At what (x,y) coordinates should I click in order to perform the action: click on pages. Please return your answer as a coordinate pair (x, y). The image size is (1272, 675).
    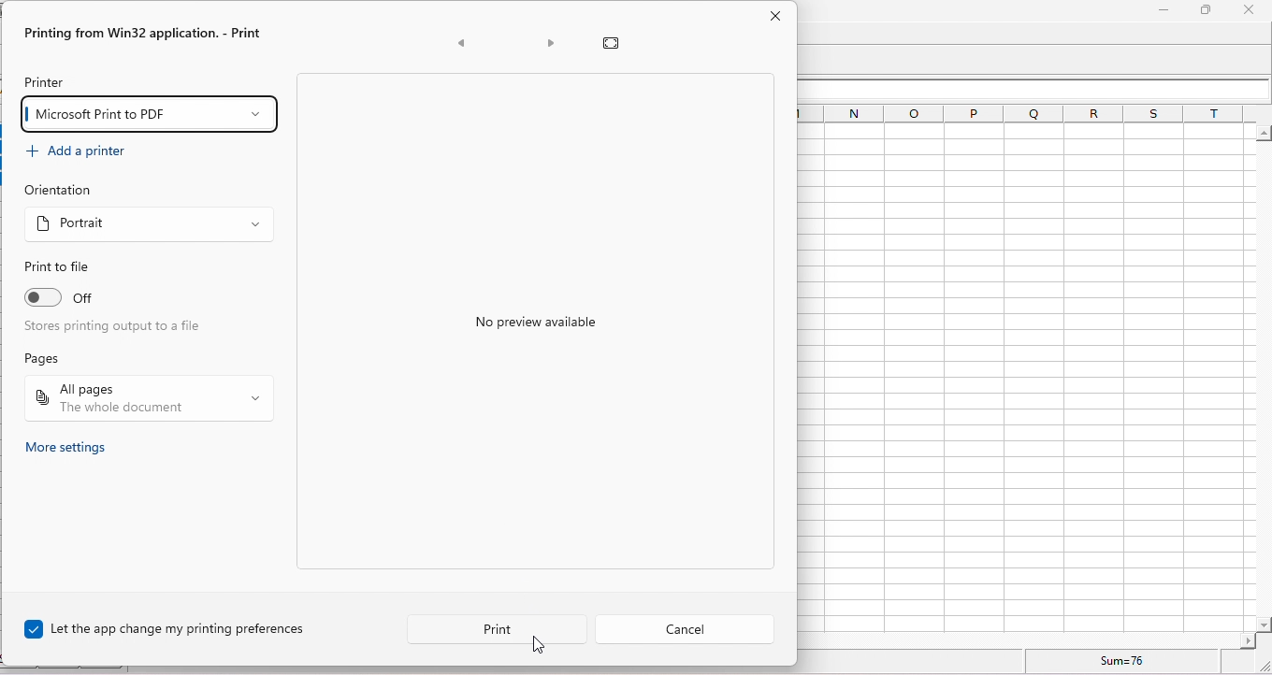
    Looking at the image, I should click on (51, 358).